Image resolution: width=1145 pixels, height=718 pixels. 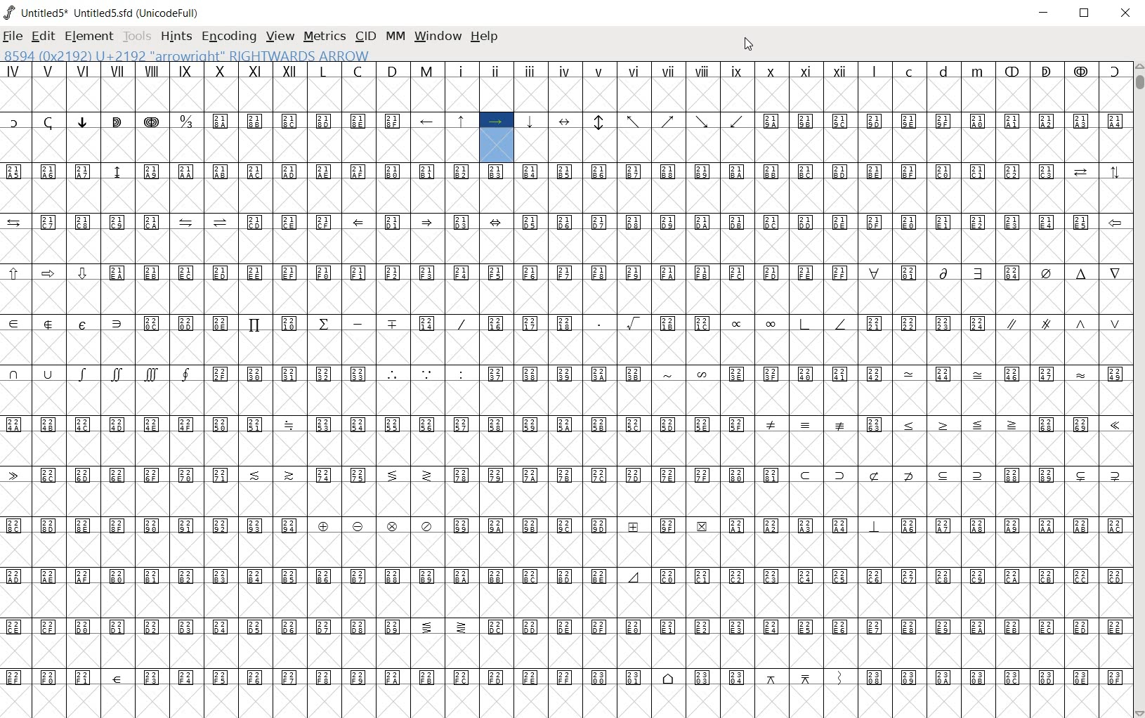 What do you see at coordinates (279, 37) in the screenshot?
I see `VIEW` at bounding box center [279, 37].